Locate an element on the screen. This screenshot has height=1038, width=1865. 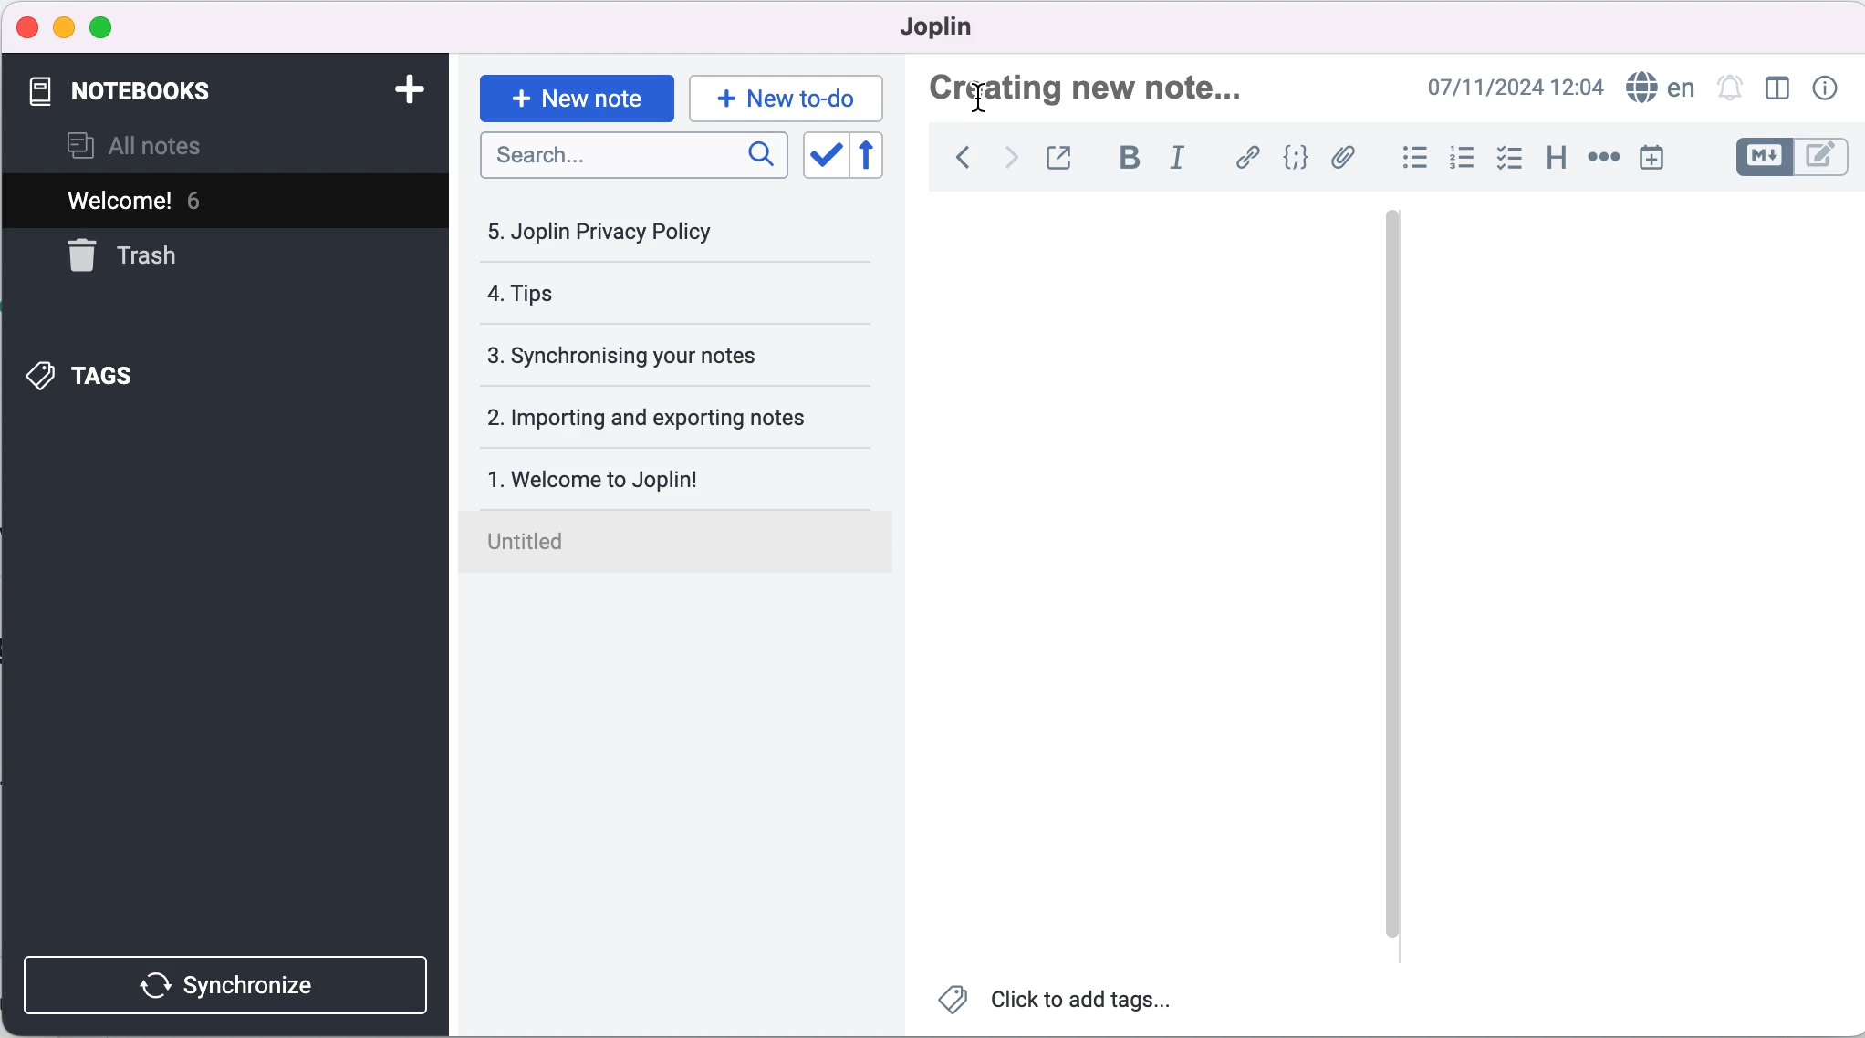
trash is located at coordinates (142, 264).